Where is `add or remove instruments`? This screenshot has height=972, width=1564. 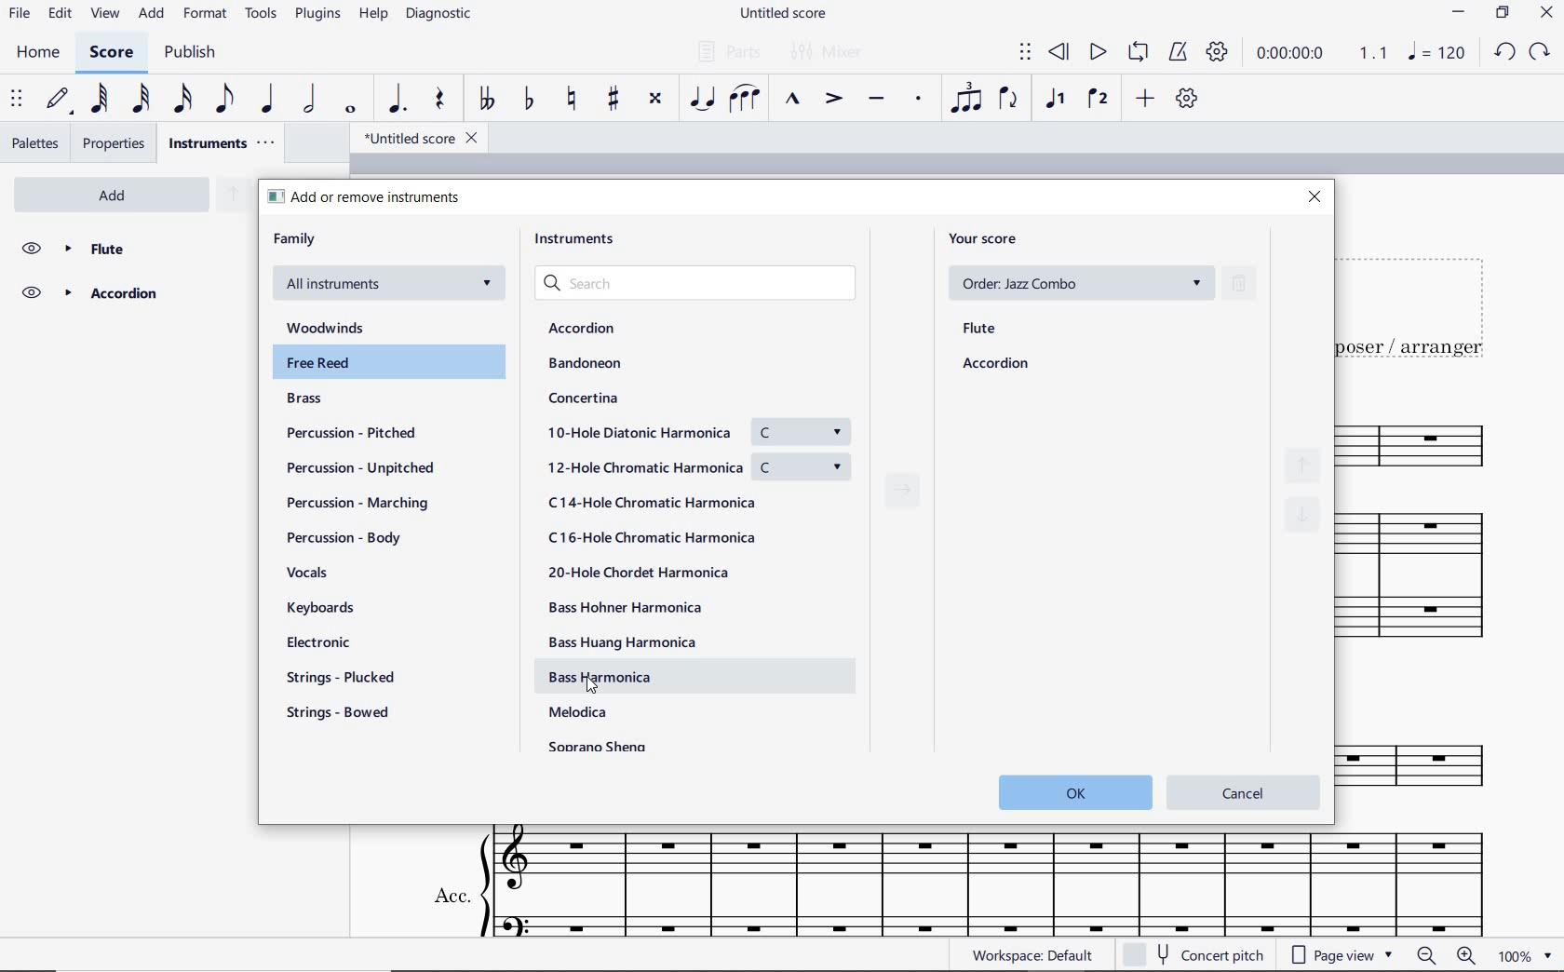 add or remove instruments is located at coordinates (368, 197).